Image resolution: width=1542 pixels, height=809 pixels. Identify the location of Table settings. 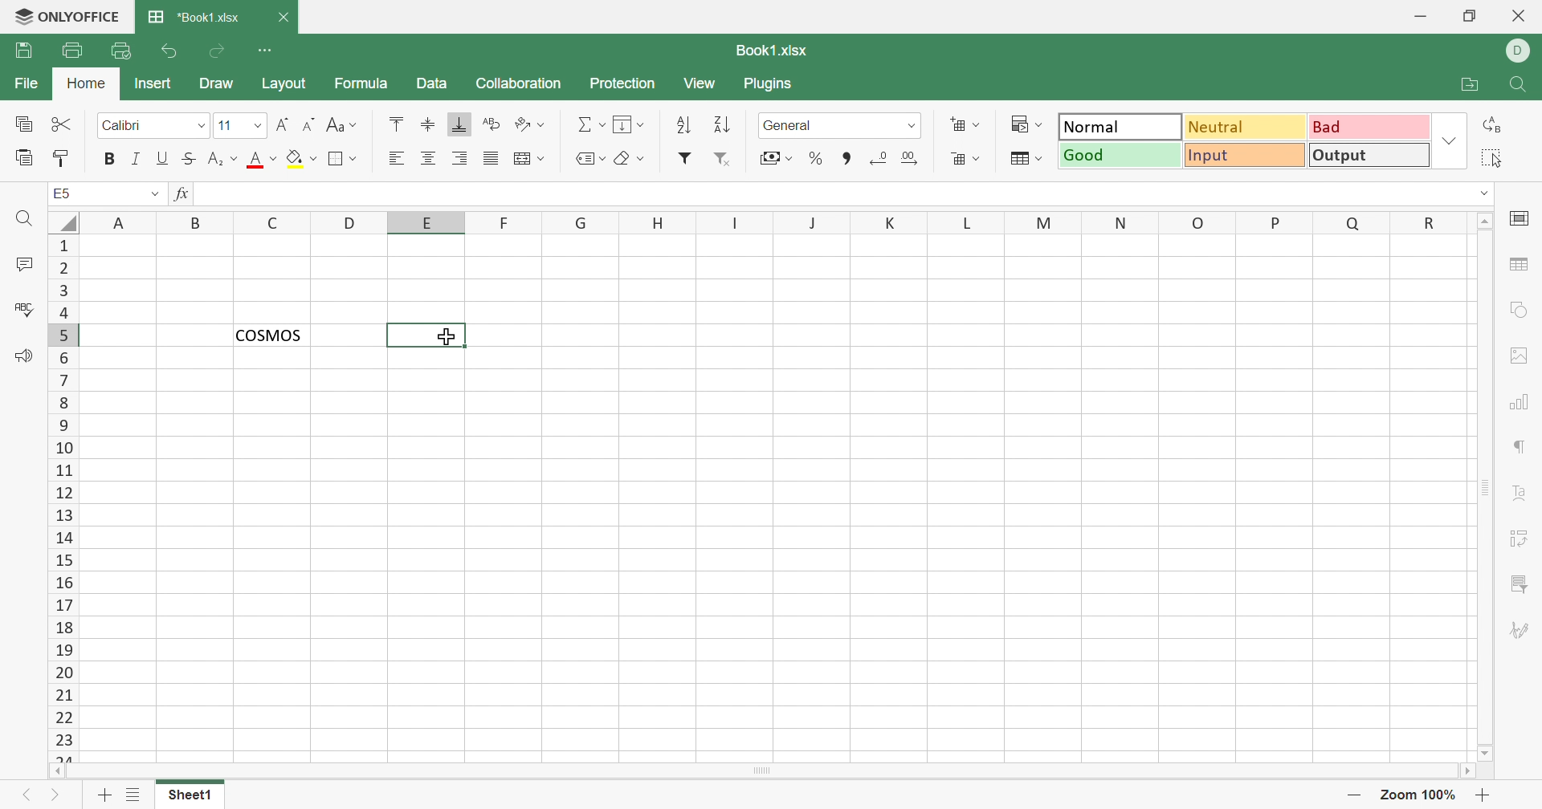
(1519, 262).